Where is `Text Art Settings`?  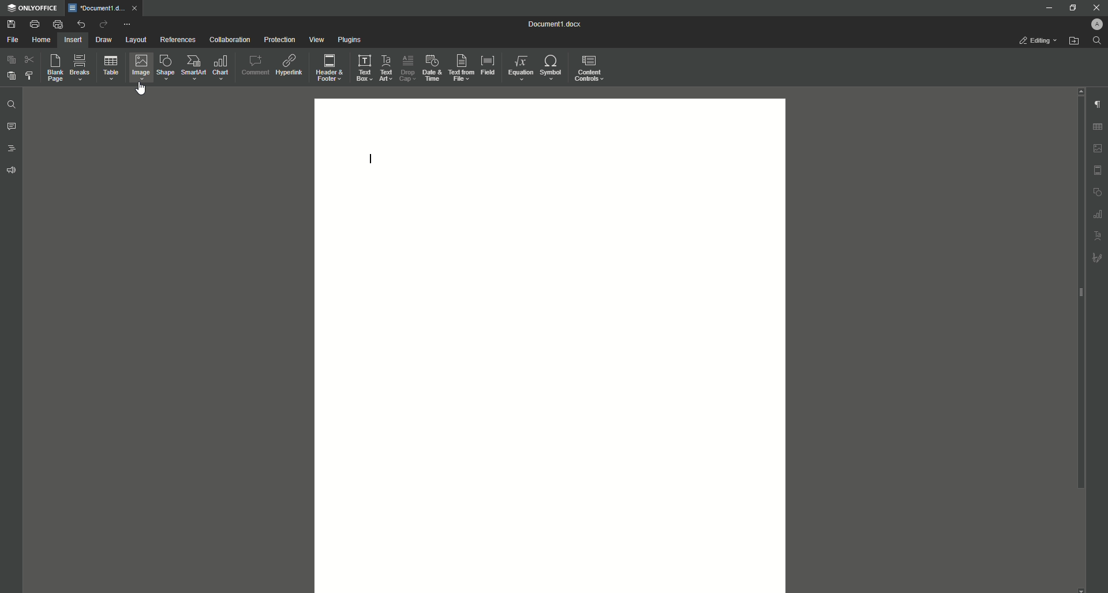
Text Art Settings is located at coordinates (1098, 237).